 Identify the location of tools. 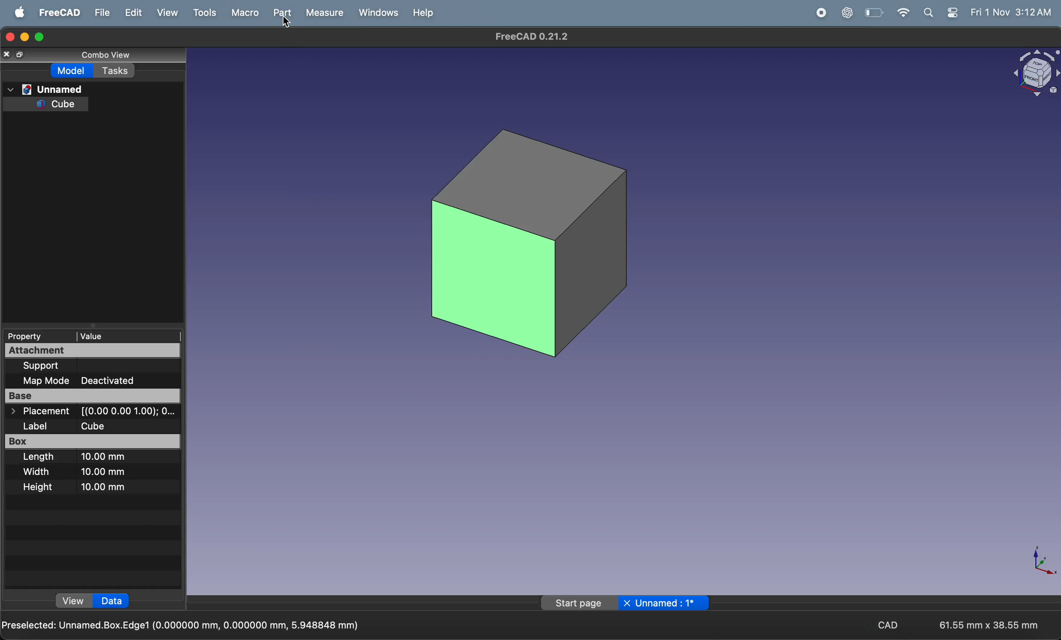
(204, 12).